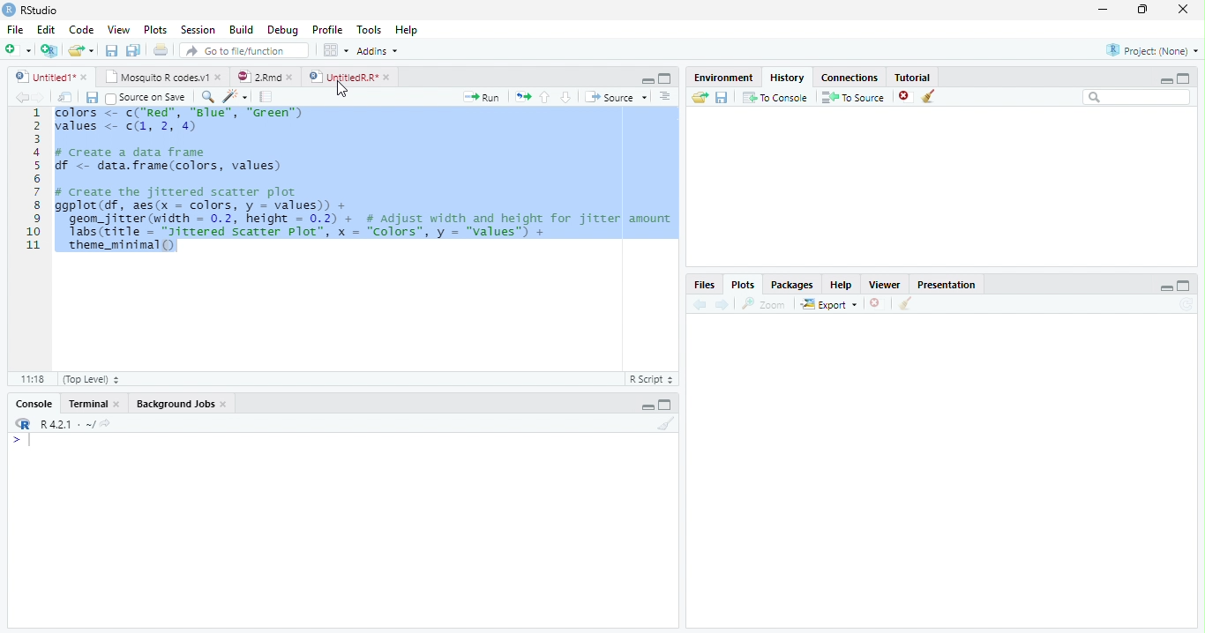 This screenshot has height=633, width=1205. What do you see at coordinates (46, 30) in the screenshot?
I see `Edit` at bounding box center [46, 30].